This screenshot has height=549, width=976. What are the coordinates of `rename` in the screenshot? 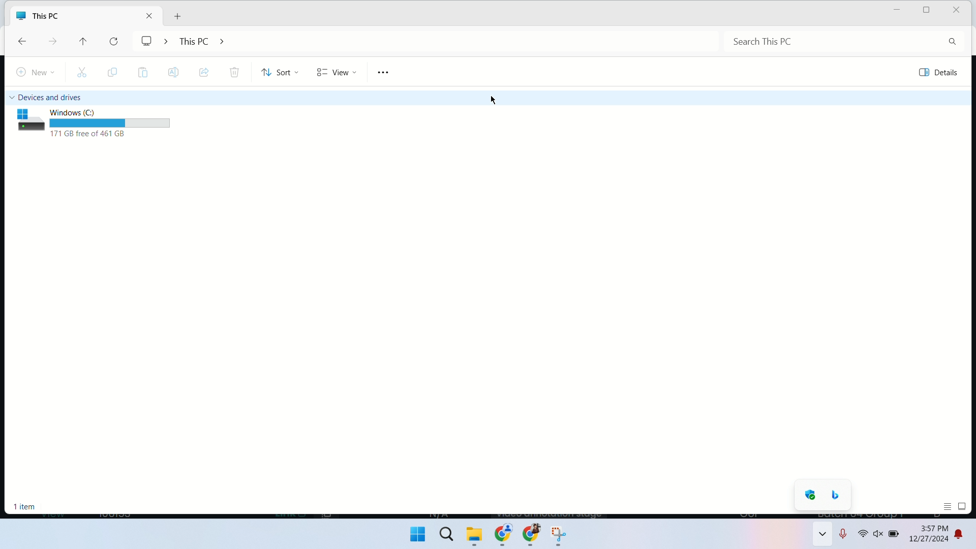 It's located at (175, 73).